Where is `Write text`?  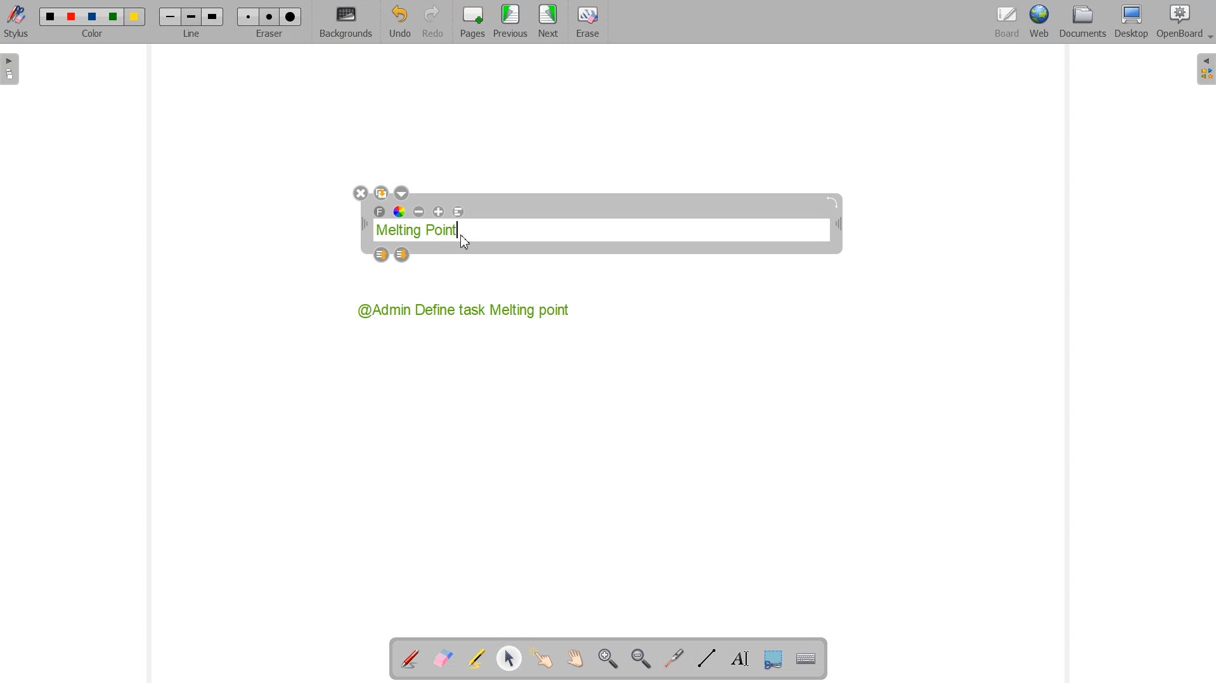 Write text is located at coordinates (737, 657).